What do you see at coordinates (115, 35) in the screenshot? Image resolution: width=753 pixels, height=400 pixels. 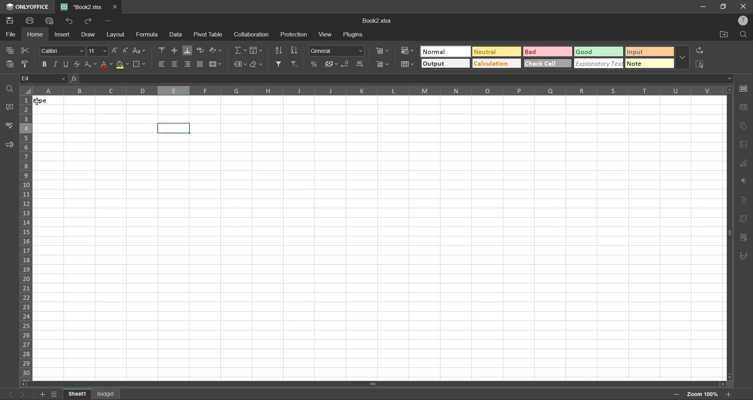 I see `layout` at bounding box center [115, 35].